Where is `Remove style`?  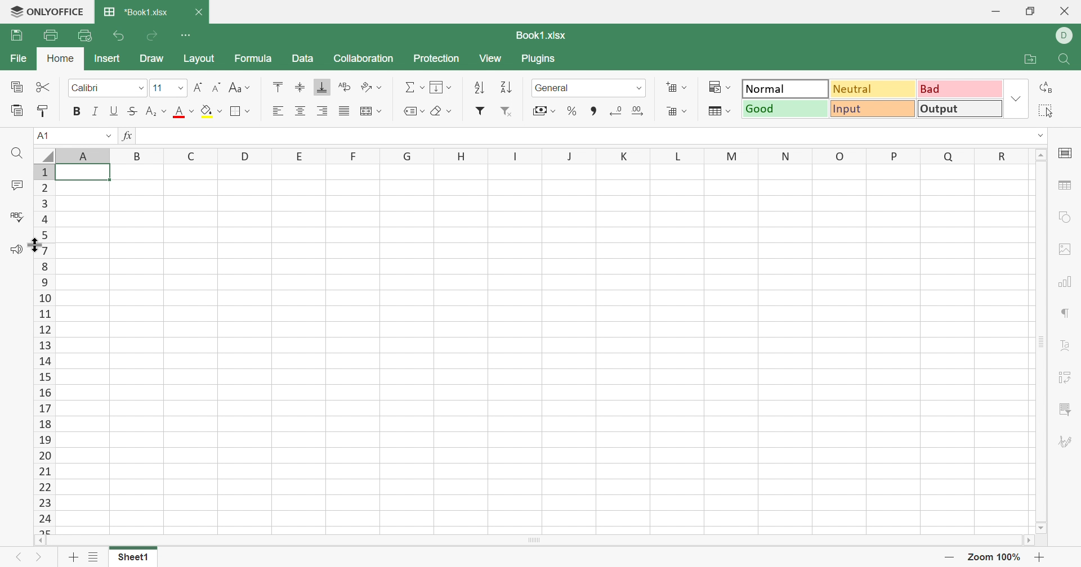 Remove style is located at coordinates (512, 112).